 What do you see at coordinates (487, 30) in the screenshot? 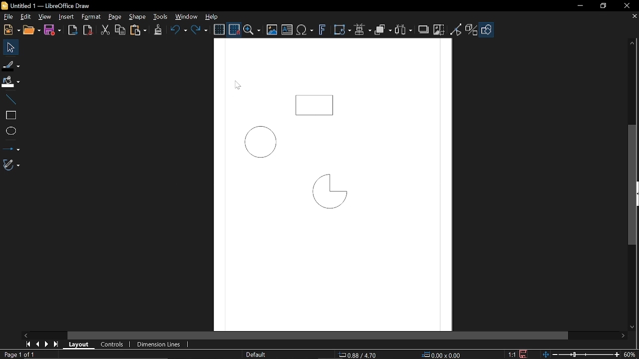
I see `Shapes` at bounding box center [487, 30].